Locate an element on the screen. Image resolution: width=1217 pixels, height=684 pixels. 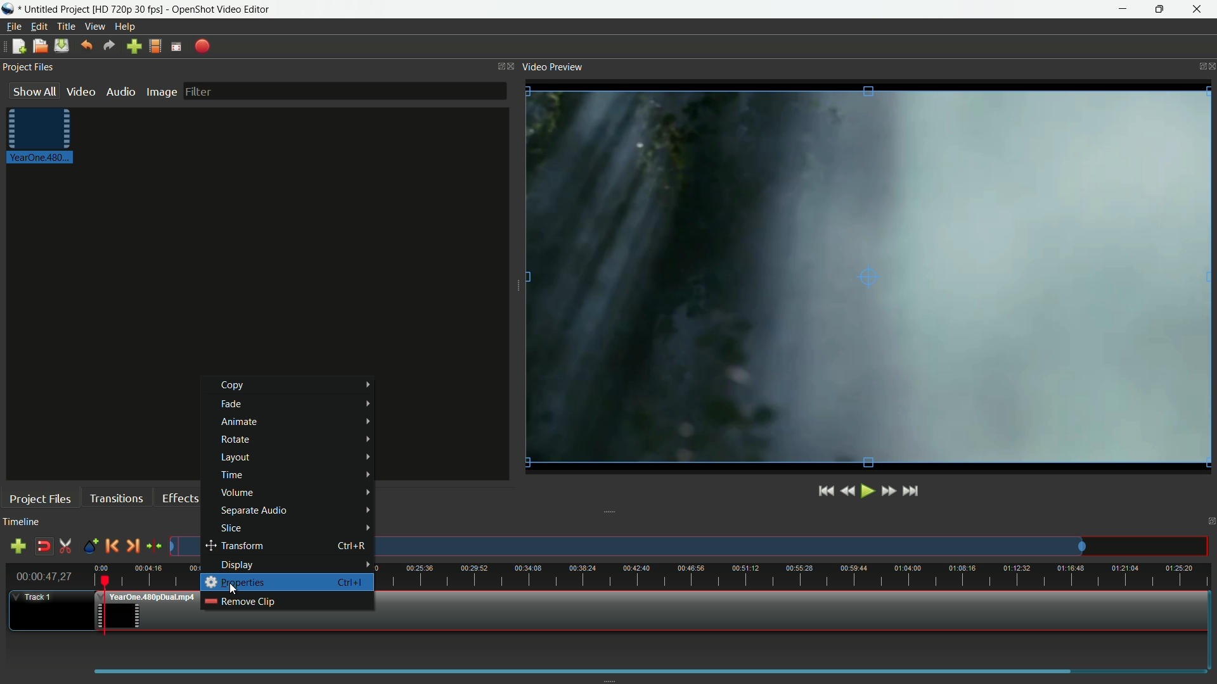
time is located at coordinates (800, 575).